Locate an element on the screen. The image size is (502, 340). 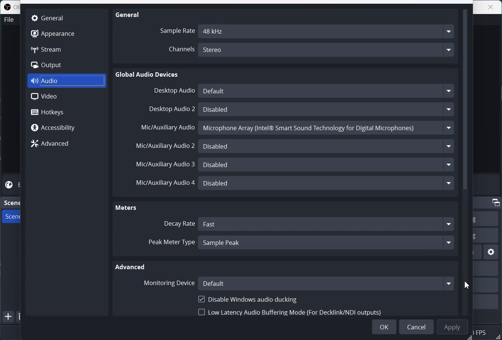
OK is located at coordinates (384, 327).